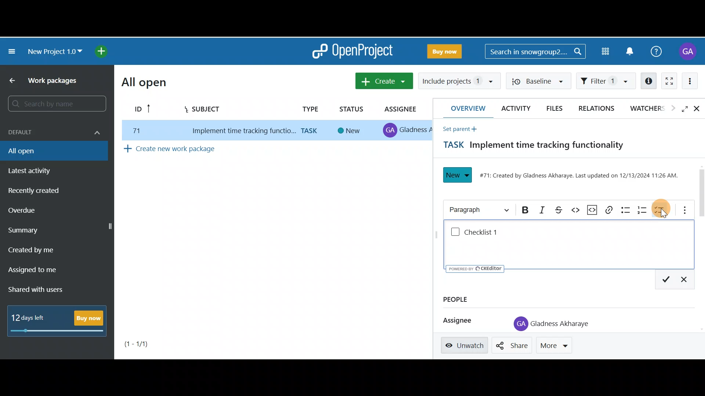  What do you see at coordinates (687, 280) in the screenshot?
I see `Exit` at bounding box center [687, 280].